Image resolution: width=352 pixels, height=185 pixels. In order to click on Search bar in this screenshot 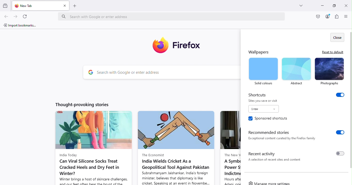, I will do `click(167, 72)`.